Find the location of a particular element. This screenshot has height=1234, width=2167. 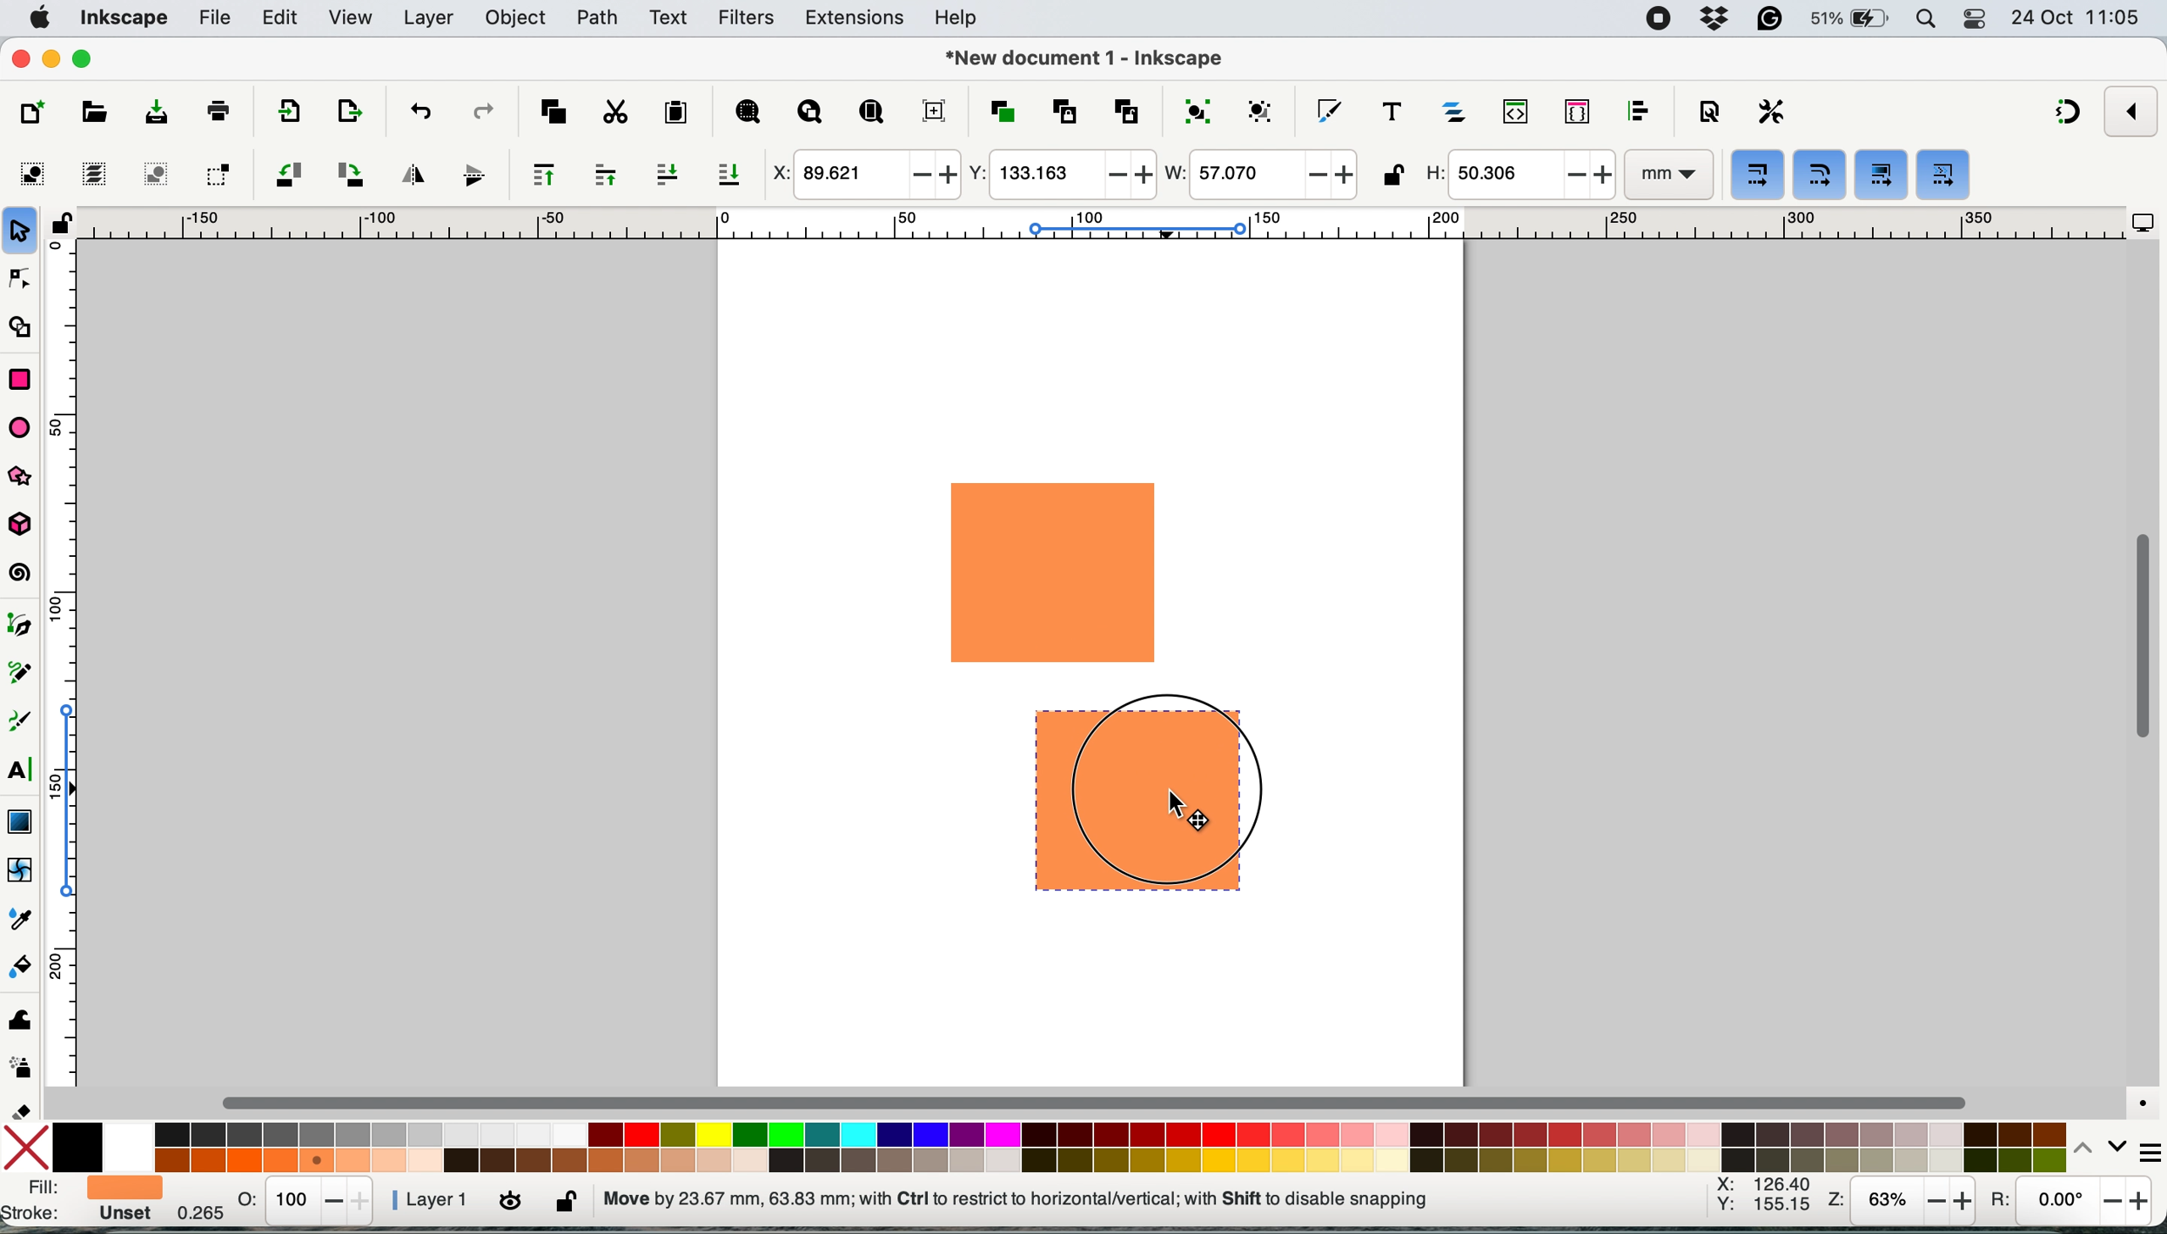

text is located at coordinates (670, 18).